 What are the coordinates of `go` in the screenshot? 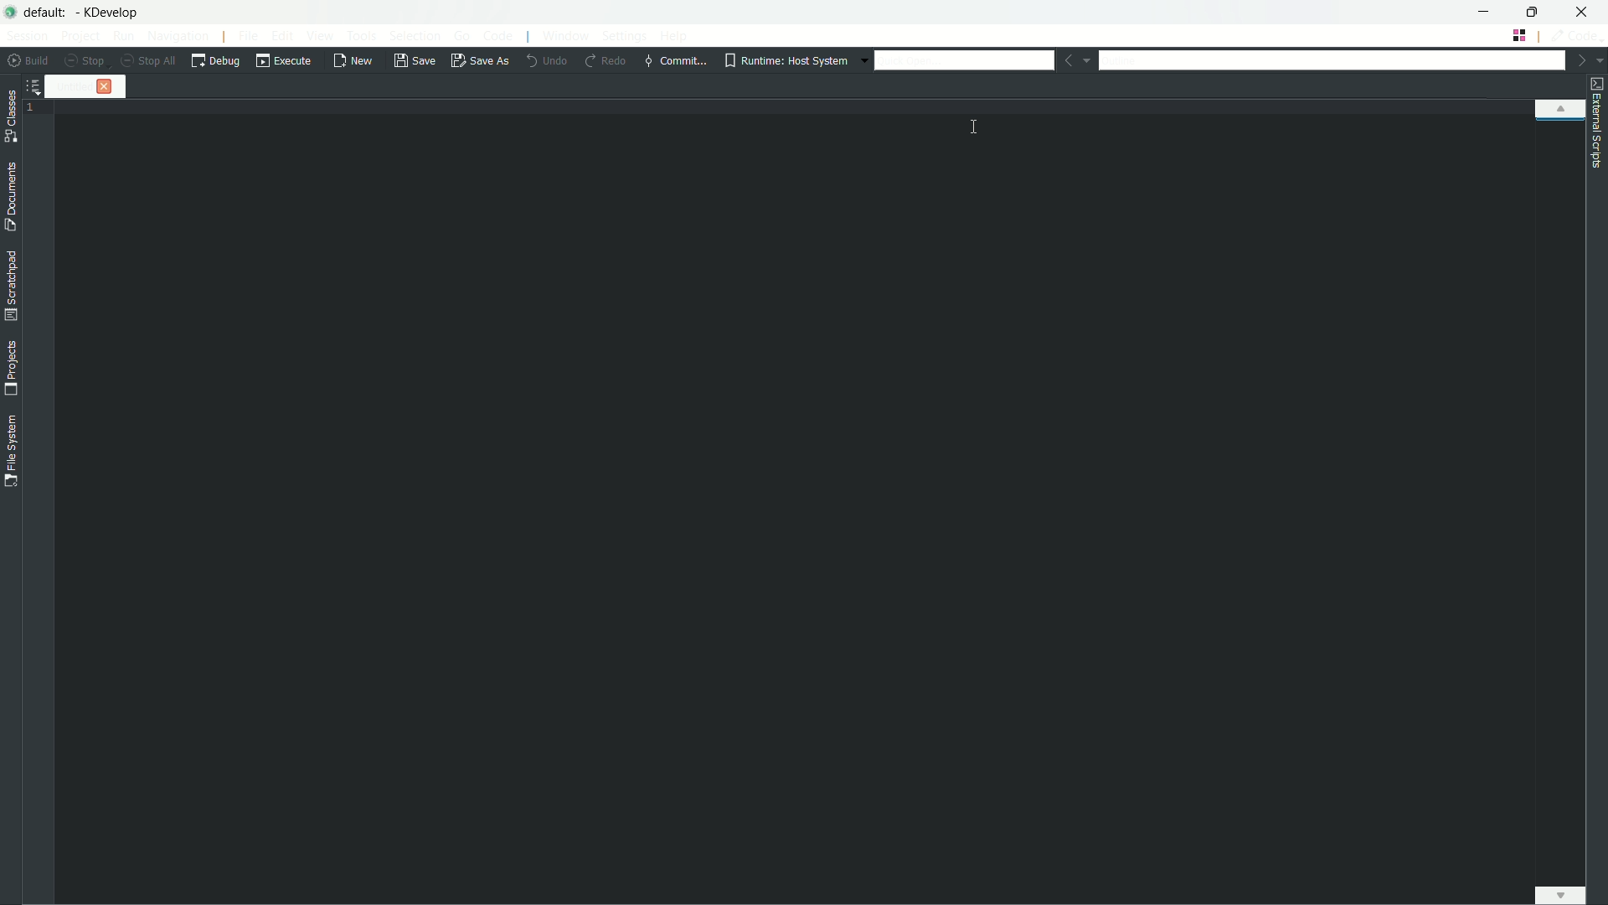 It's located at (464, 35).